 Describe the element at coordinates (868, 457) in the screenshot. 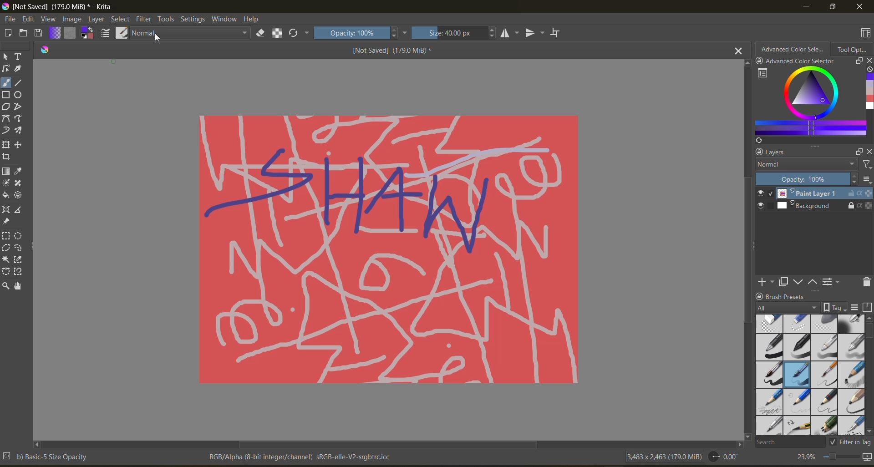

I see `map canvas` at that location.